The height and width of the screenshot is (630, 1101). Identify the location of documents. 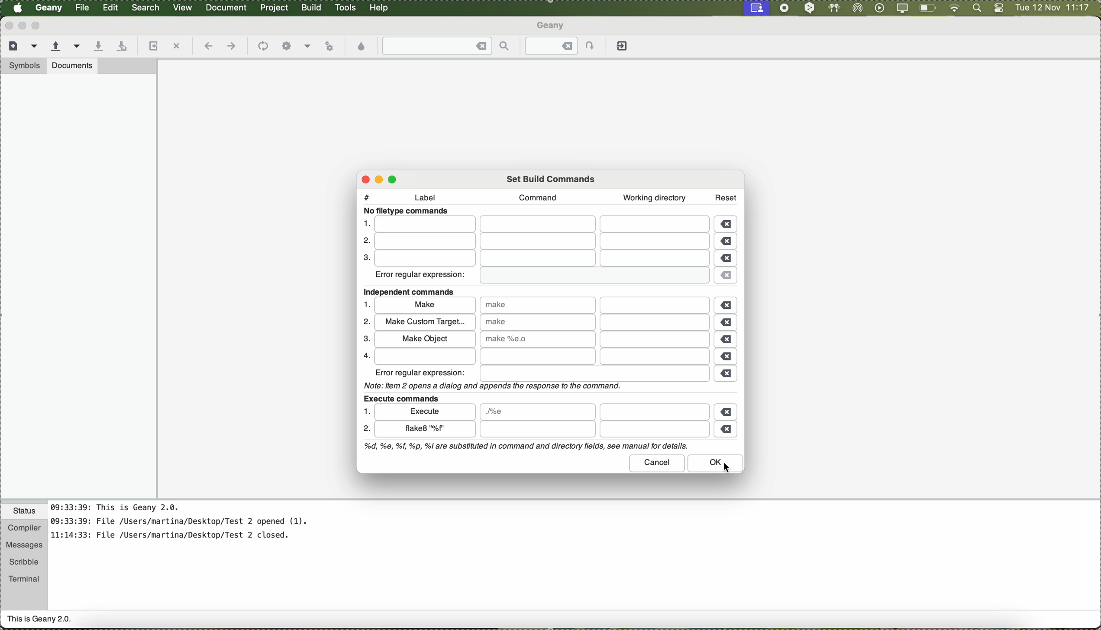
(72, 65).